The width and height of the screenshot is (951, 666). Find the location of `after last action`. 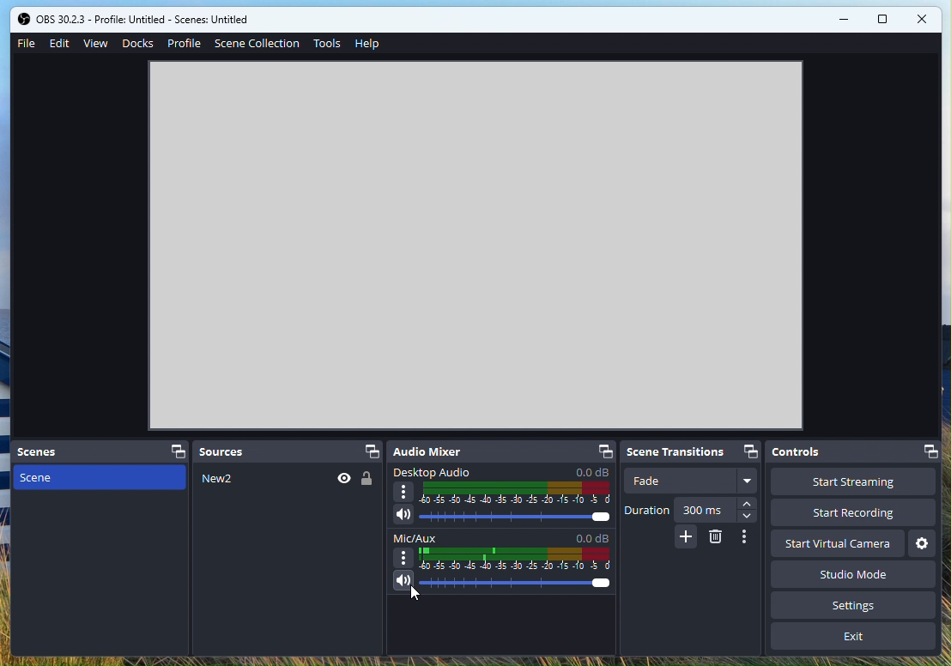

after last action is located at coordinates (505, 562).